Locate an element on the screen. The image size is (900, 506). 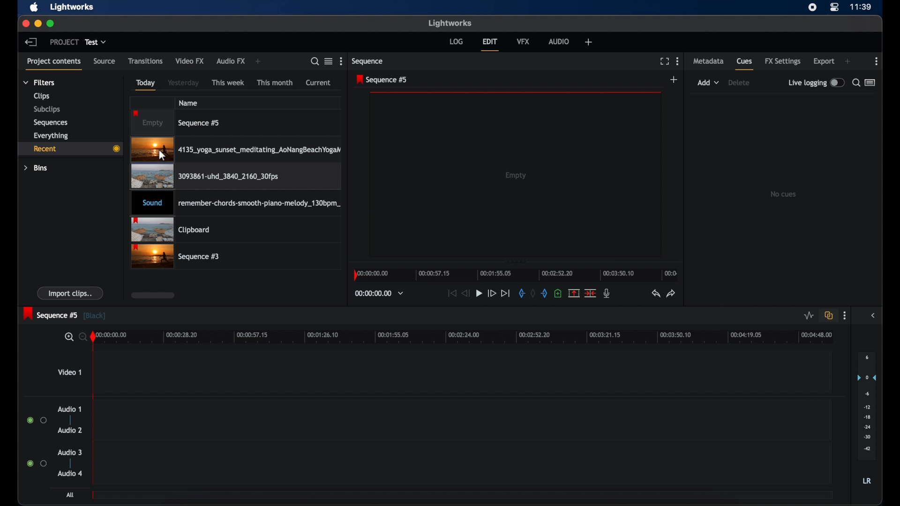
close is located at coordinates (25, 23).